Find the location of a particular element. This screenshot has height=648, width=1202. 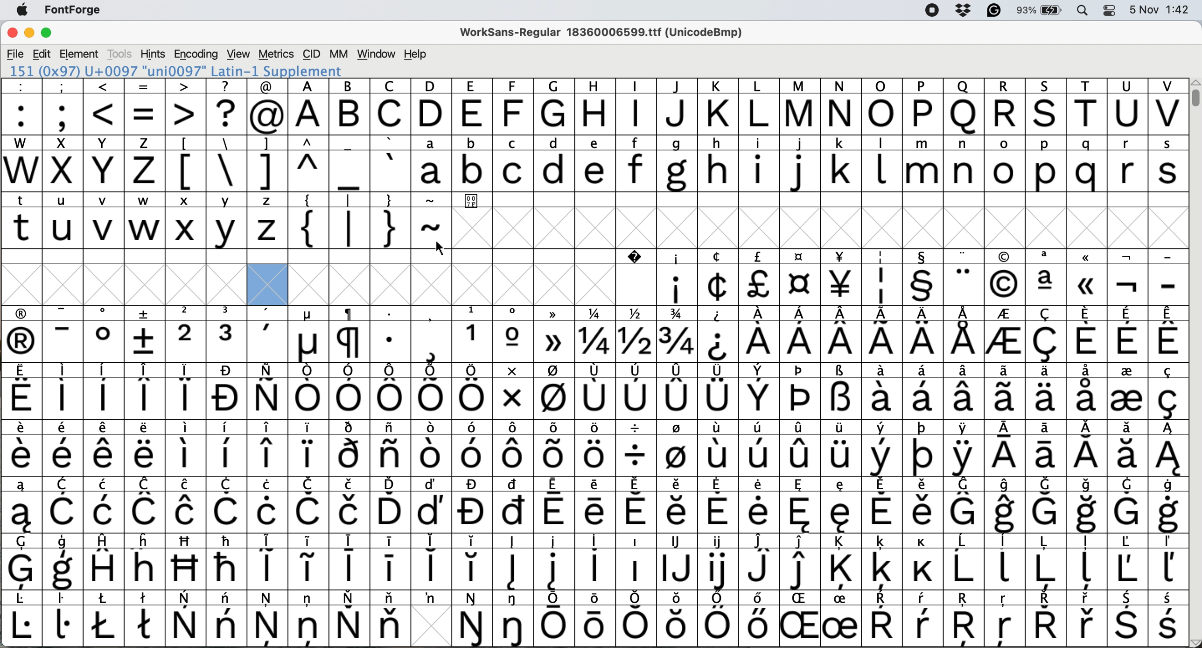

1/4 is located at coordinates (595, 334).